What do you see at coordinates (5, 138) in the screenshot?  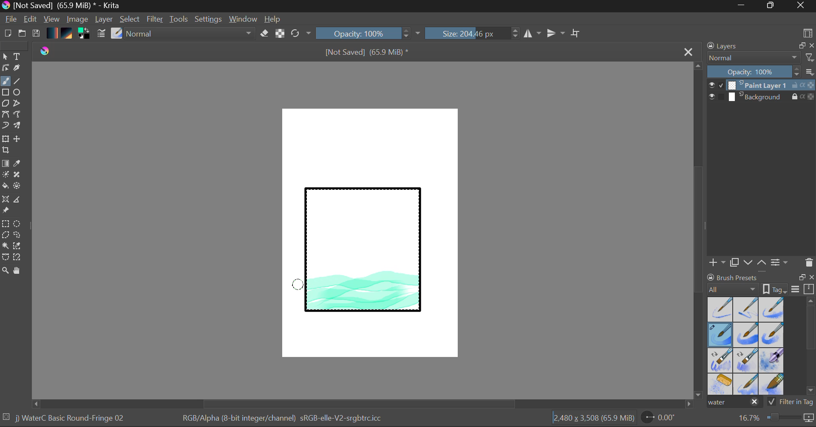 I see `Transform Layer` at bounding box center [5, 138].